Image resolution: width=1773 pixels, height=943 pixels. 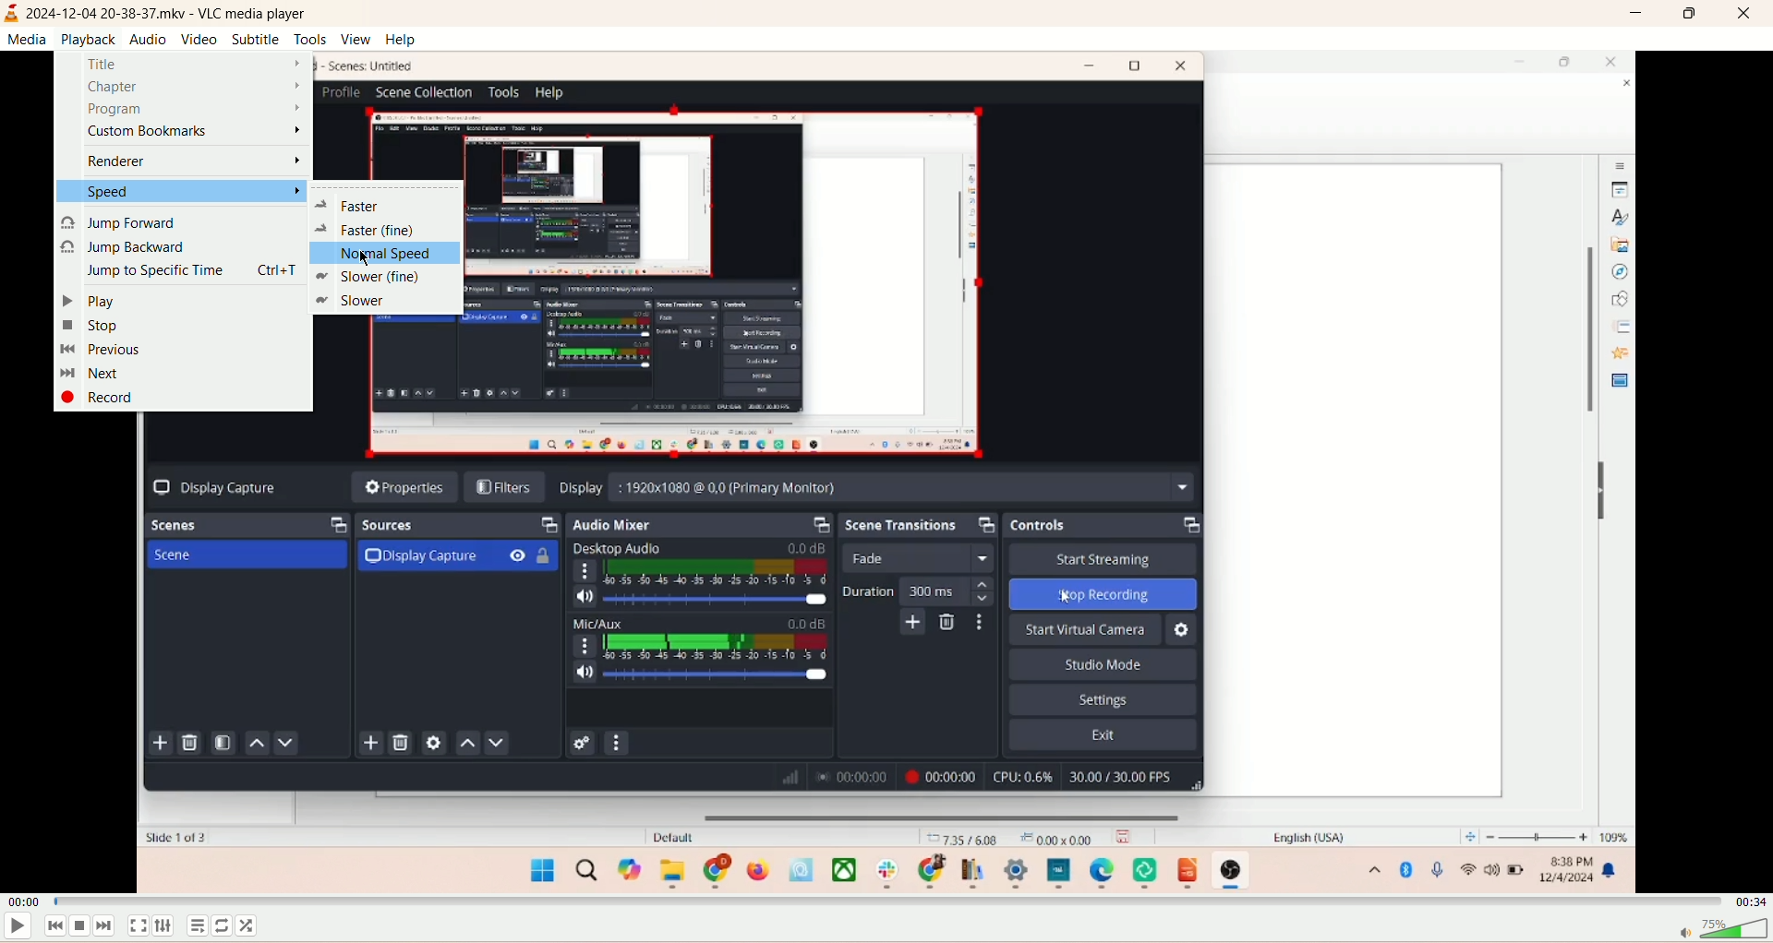 What do you see at coordinates (163, 928) in the screenshot?
I see `extended settings` at bounding box center [163, 928].